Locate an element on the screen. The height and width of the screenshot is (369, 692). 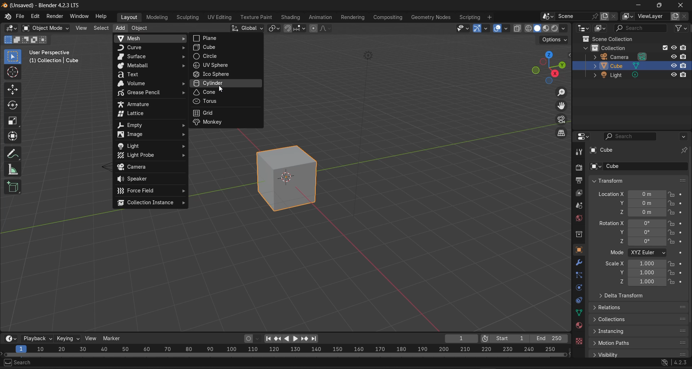
lock location is located at coordinates (671, 211).